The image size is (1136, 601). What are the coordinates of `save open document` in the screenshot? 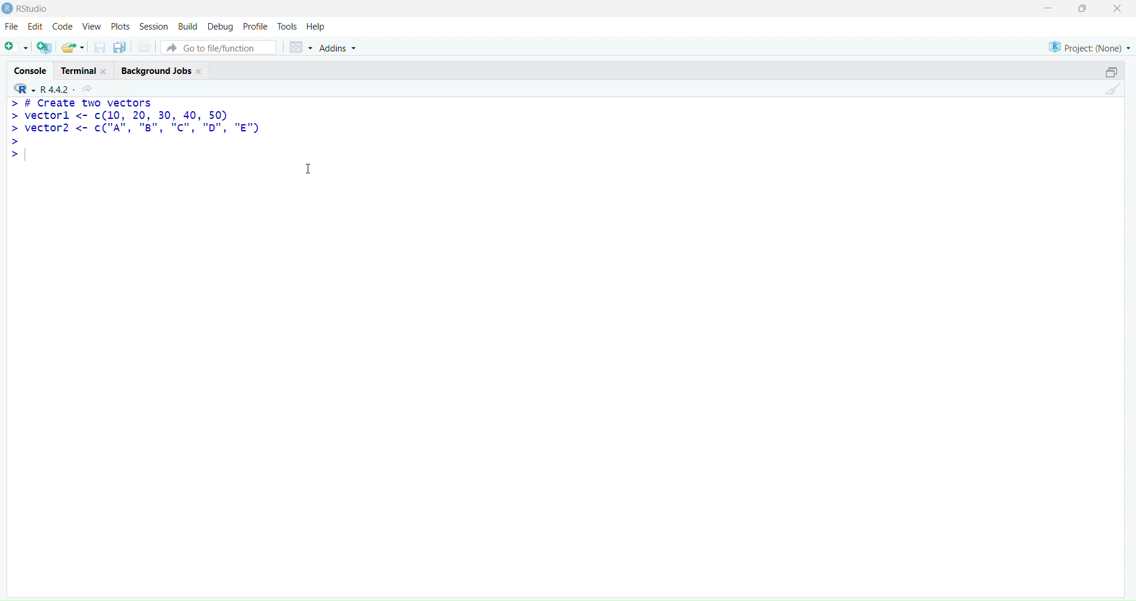 It's located at (99, 49).